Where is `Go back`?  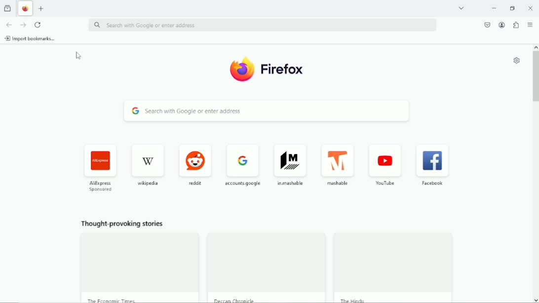 Go back is located at coordinates (9, 25).